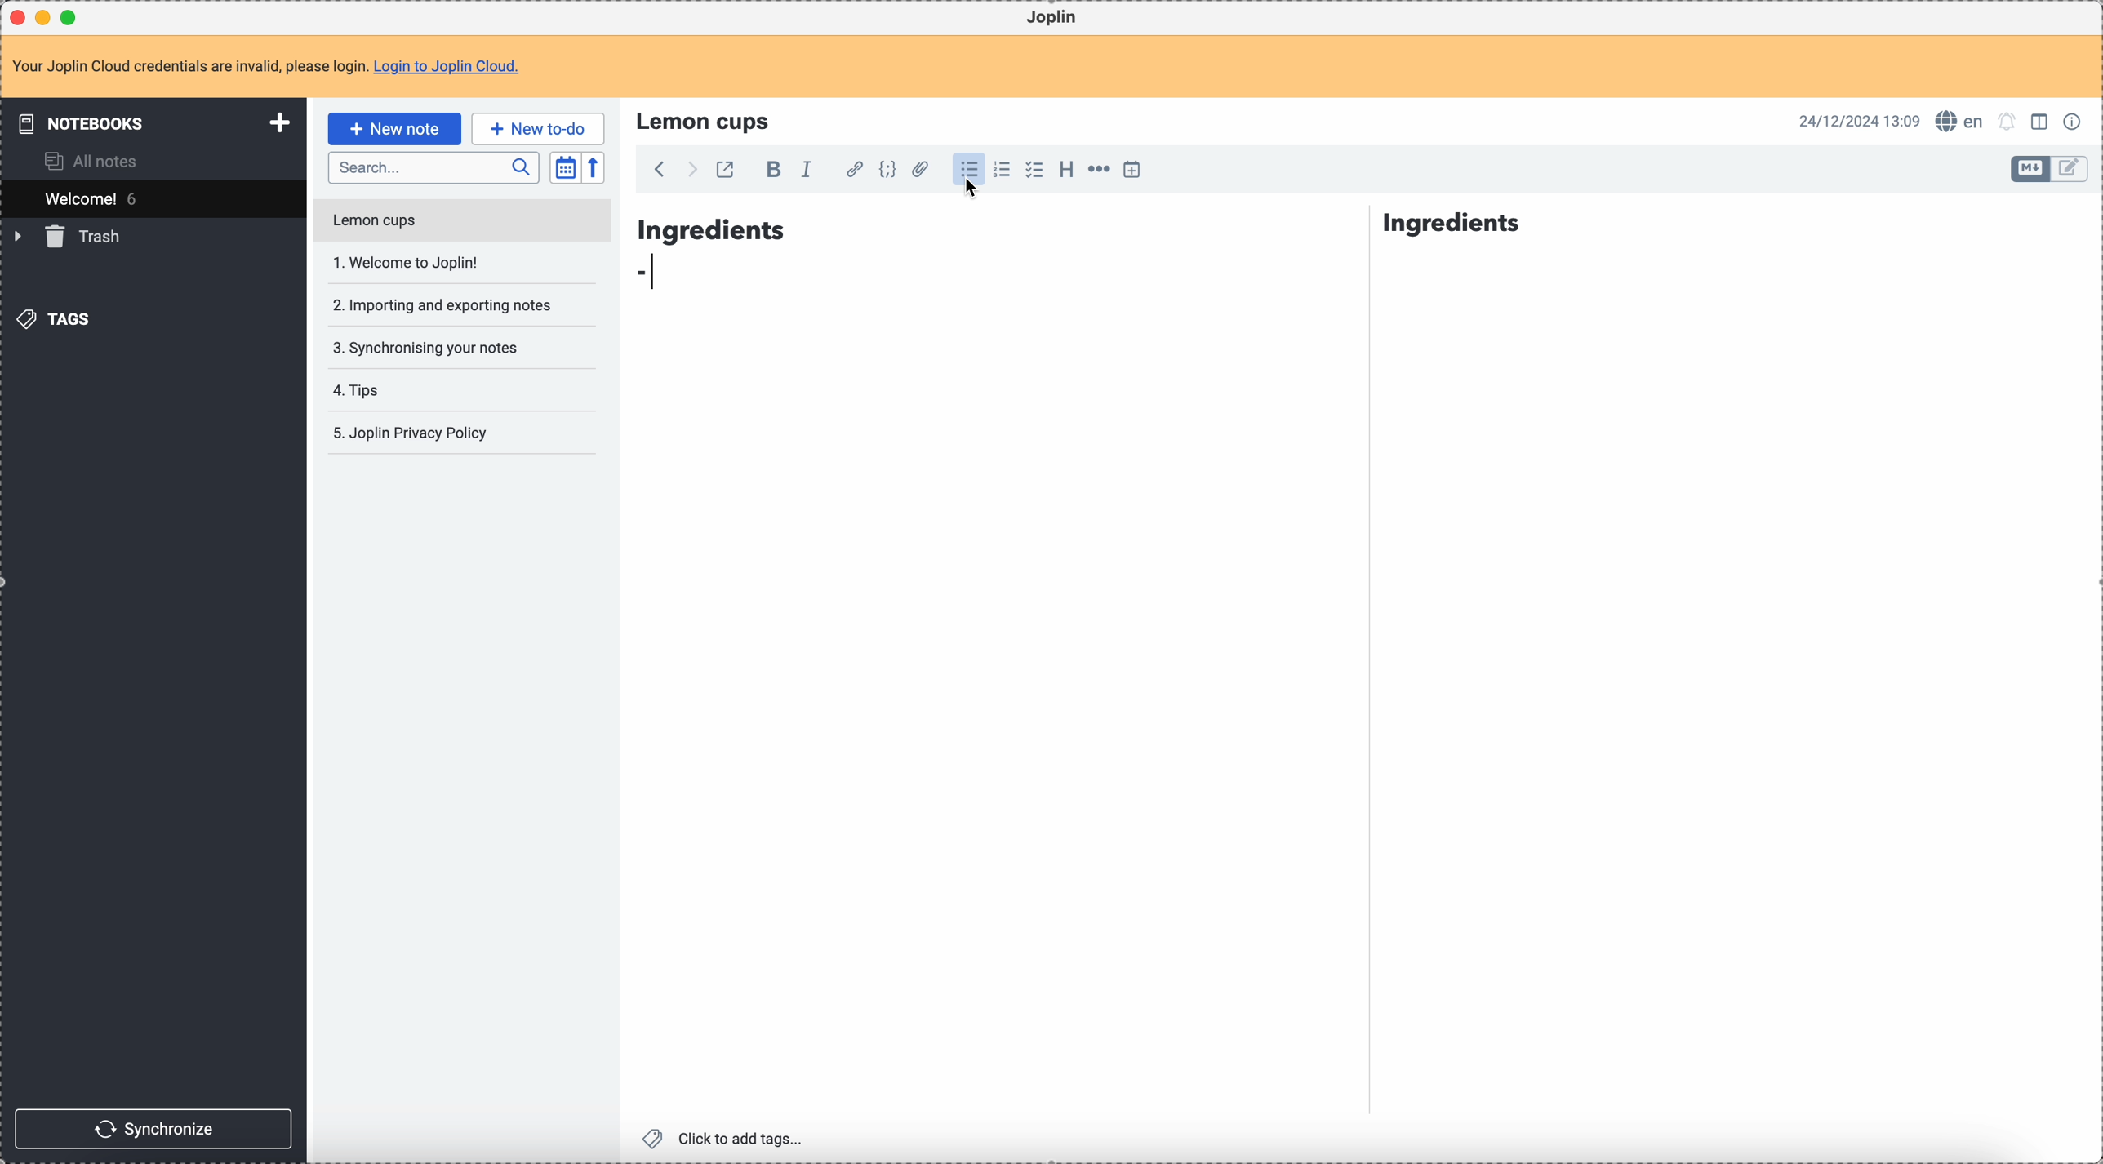 The width and height of the screenshot is (2103, 1164). What do you see at coordinates (1132, 169) in the screenshot?
I see `insert time` at bounding box center [1132, 169].